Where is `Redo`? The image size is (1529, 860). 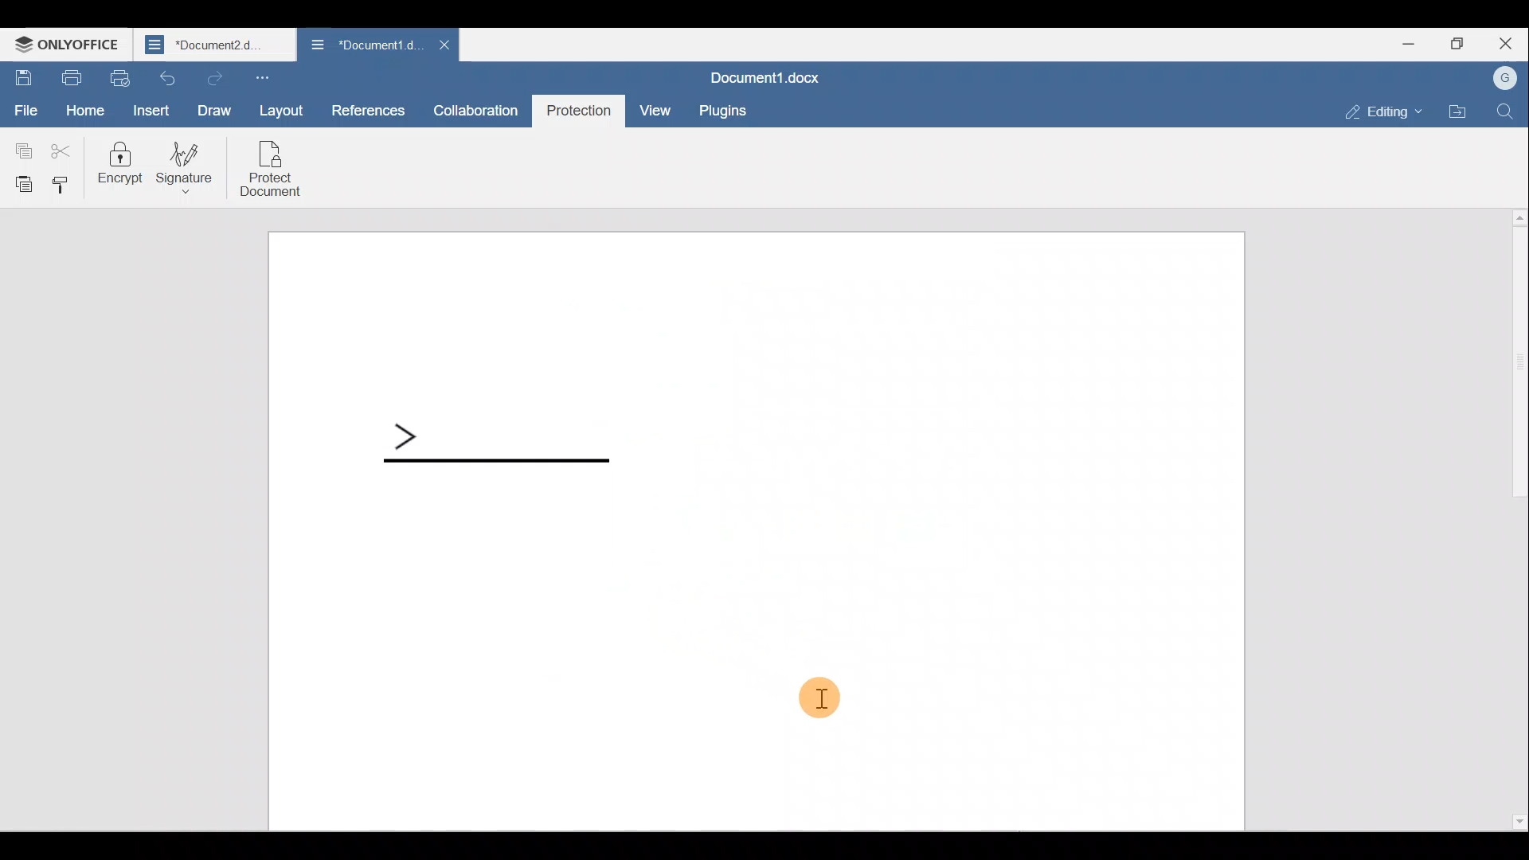
Redo is located at coordinates (212, 77).